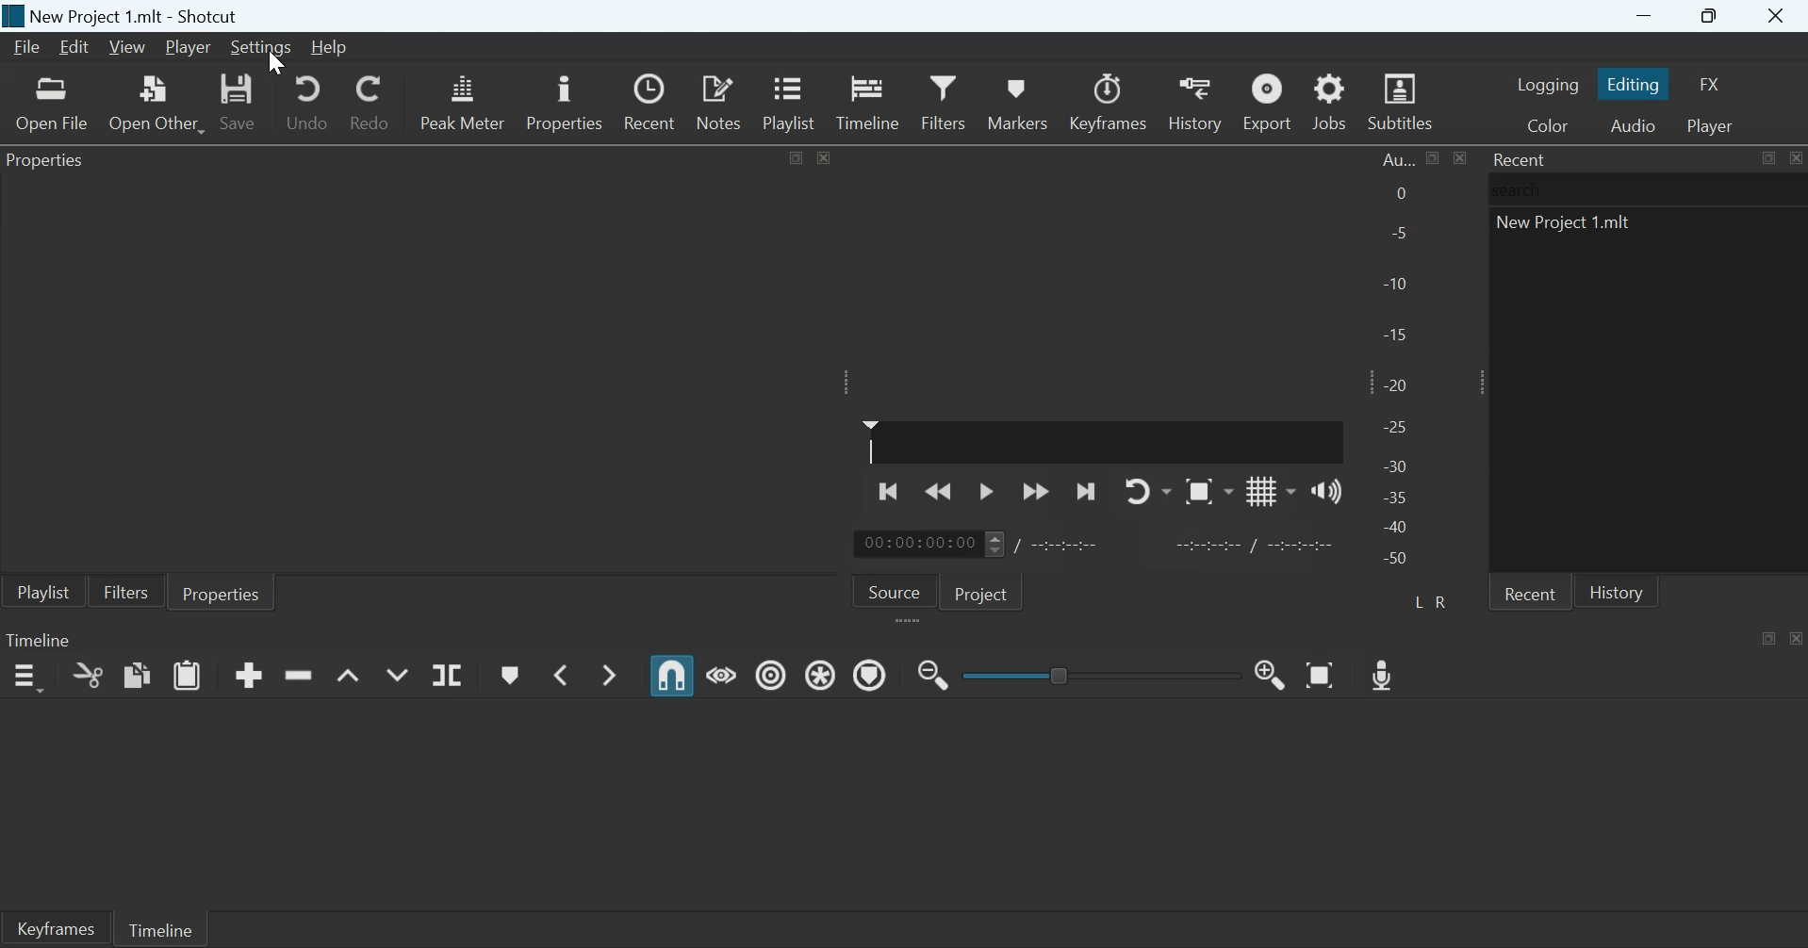 This screenshot has width=1808, height=948. I want to click on Export, so click(1265, 101).